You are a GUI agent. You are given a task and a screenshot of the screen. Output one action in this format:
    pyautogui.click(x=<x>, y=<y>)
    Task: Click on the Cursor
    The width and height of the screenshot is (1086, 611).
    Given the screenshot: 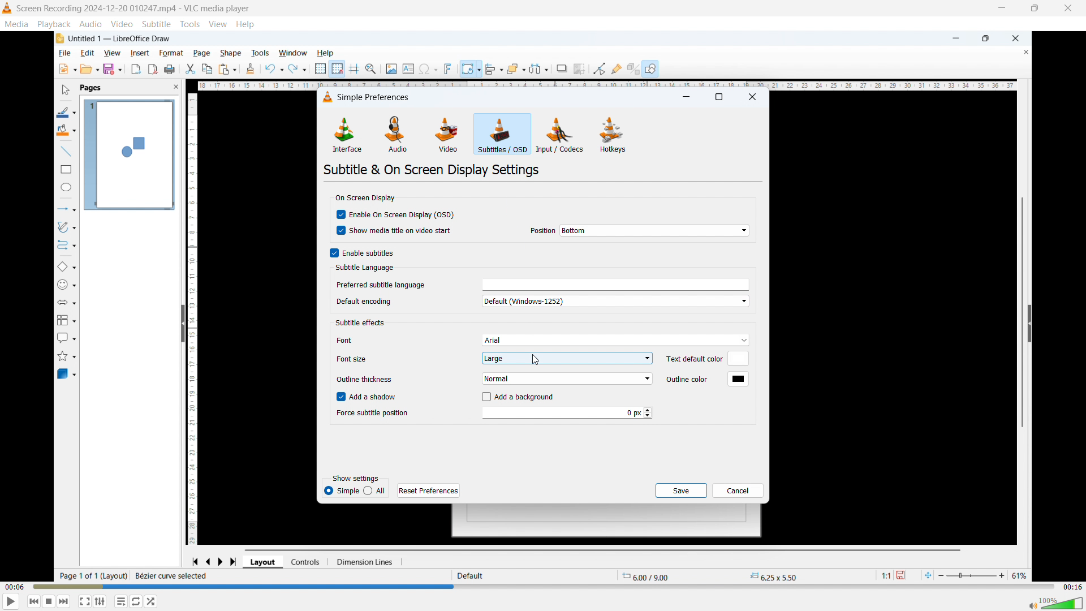 What is the action you would take?
    pyautogui.click(x=536, y=360)
    